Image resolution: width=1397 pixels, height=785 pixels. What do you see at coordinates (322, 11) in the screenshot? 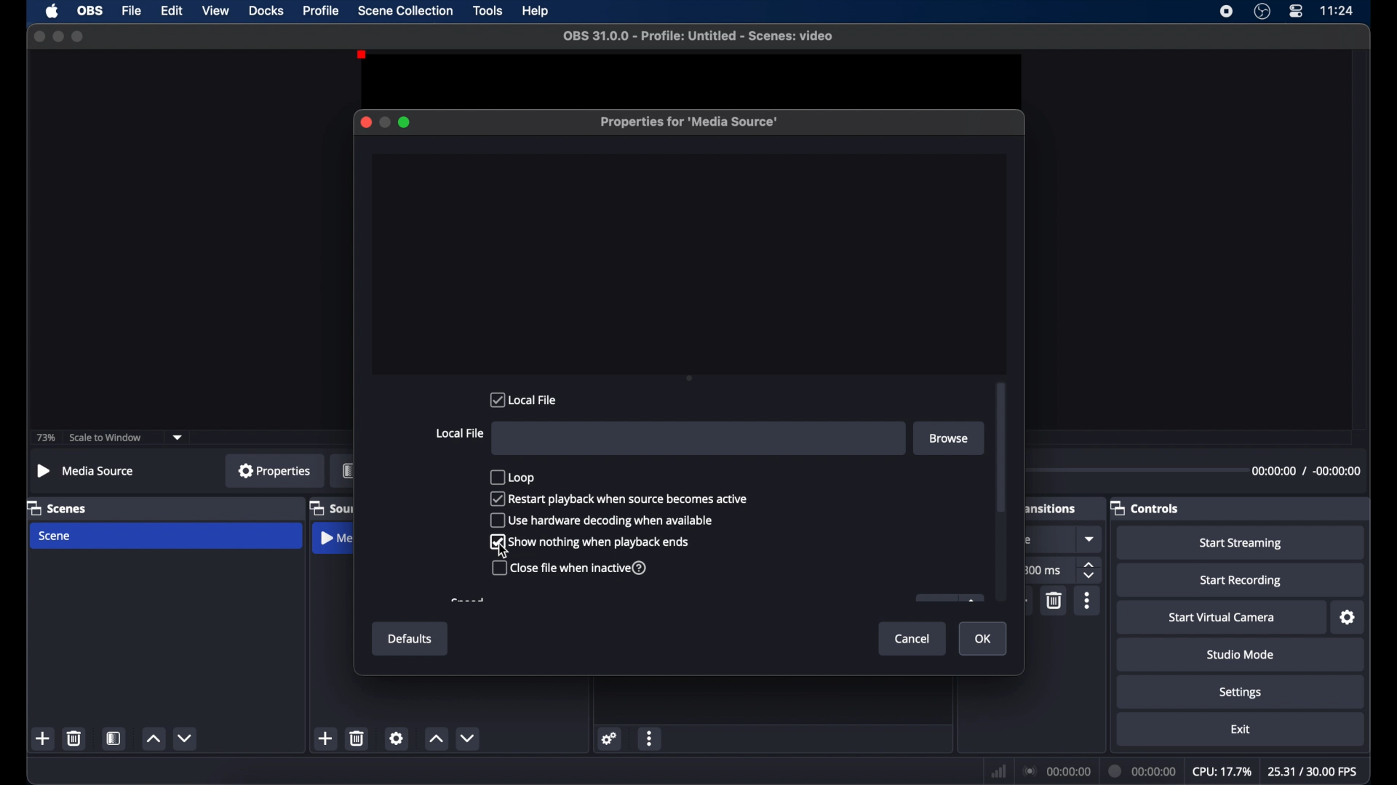
I see `profile` at bounding box center [322, 11].